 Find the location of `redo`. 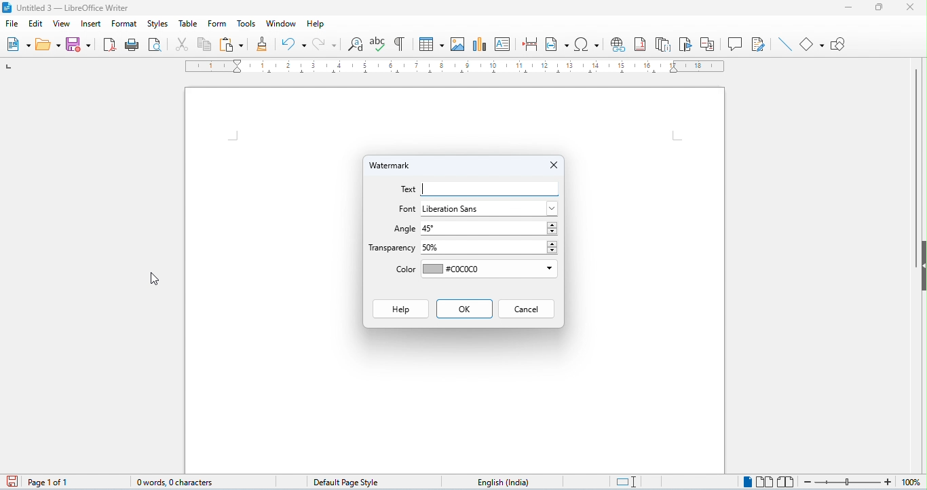

redo is located at coordinates (325, 44).